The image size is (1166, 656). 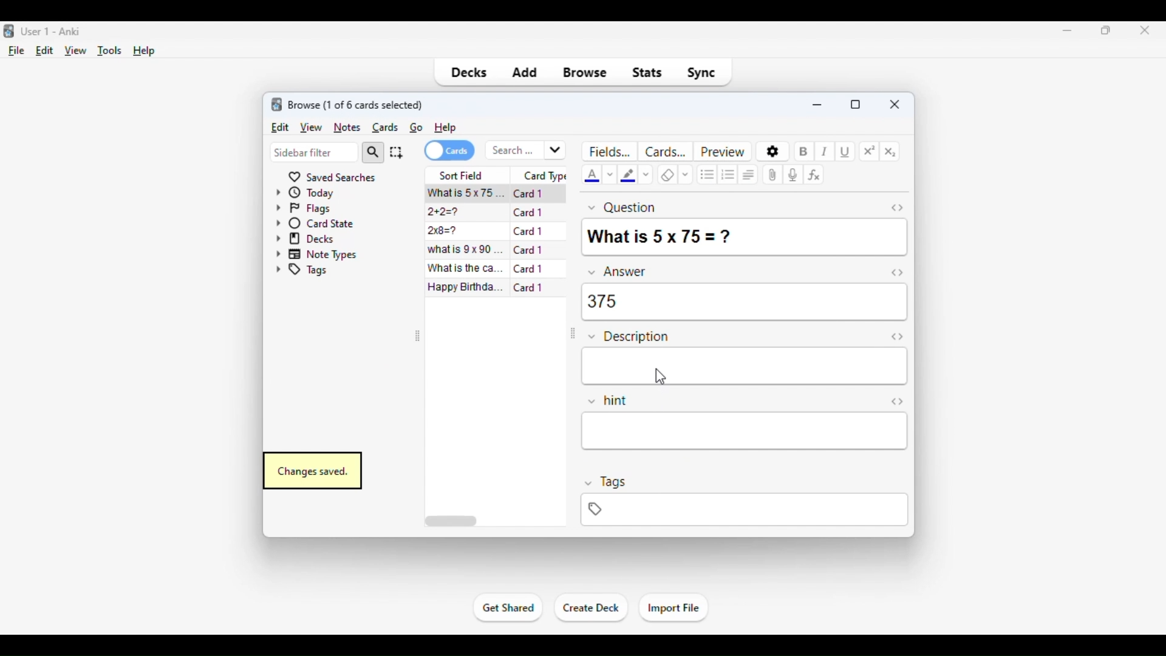 What do you see at coordinates (673, 609) in the screenshot?
I see `import file` at bounding box center [673, 609].